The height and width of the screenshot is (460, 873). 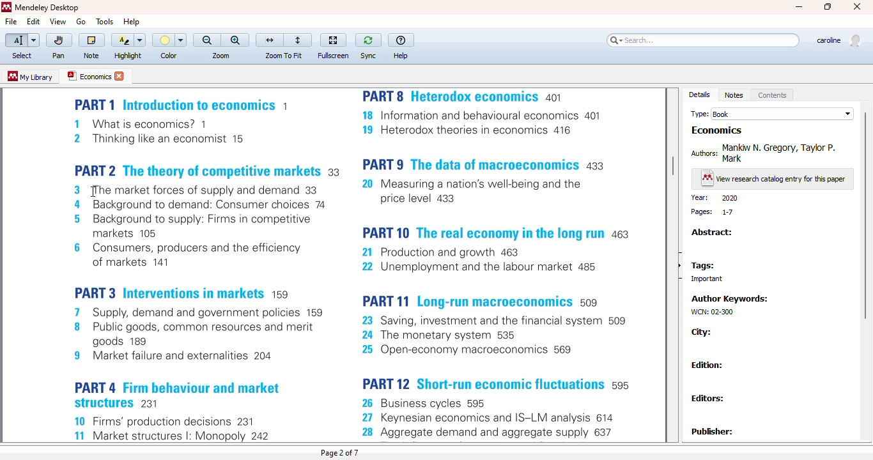 What do you see at coordinates (700, 95) in the screenshot?
I see `details` at bounding box center [700, 95].